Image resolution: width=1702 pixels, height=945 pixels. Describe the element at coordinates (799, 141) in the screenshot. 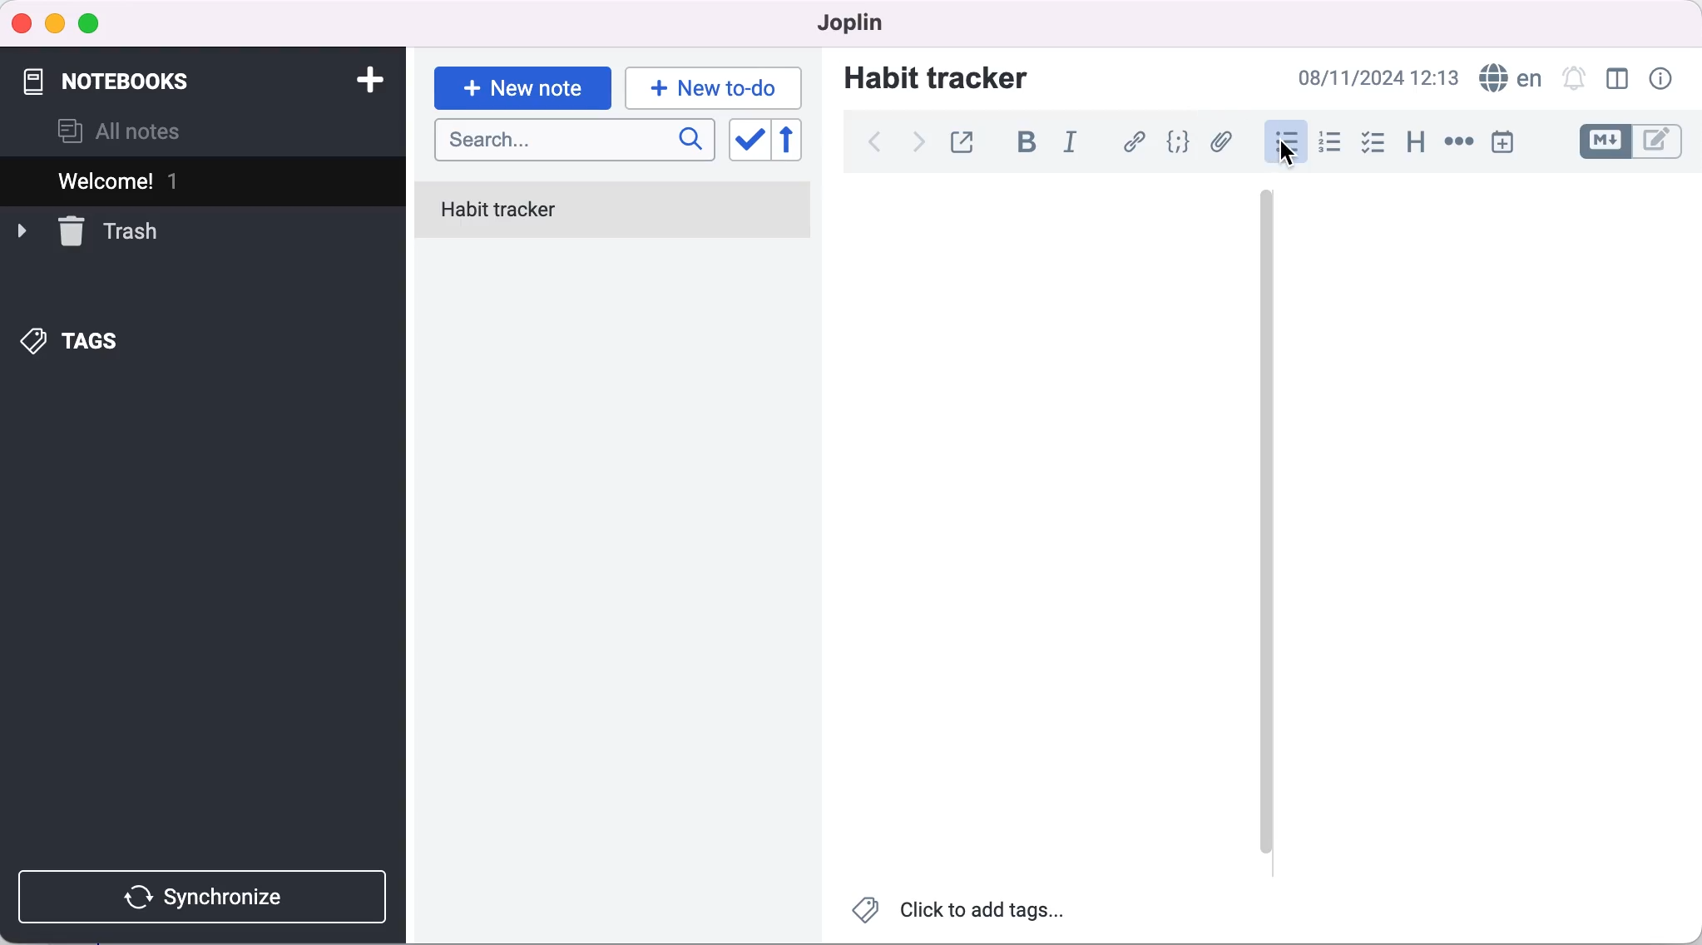

I see `reverse sort order` at that location.